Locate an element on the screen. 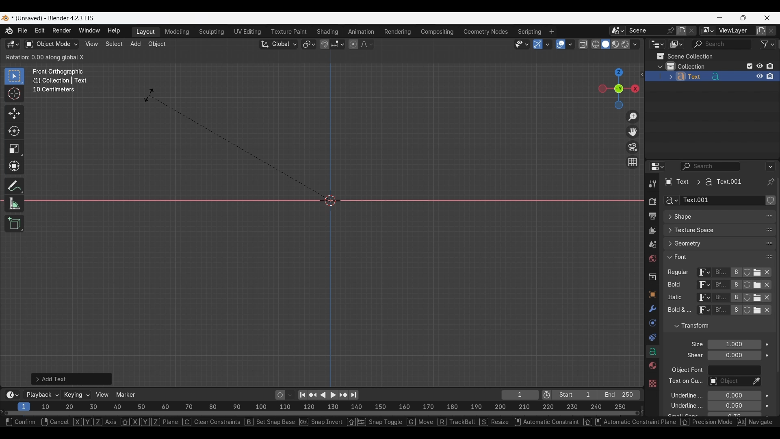 This screenshot has width=780, height=439. Click to expand Geometry is located at coordinates (711, 243).